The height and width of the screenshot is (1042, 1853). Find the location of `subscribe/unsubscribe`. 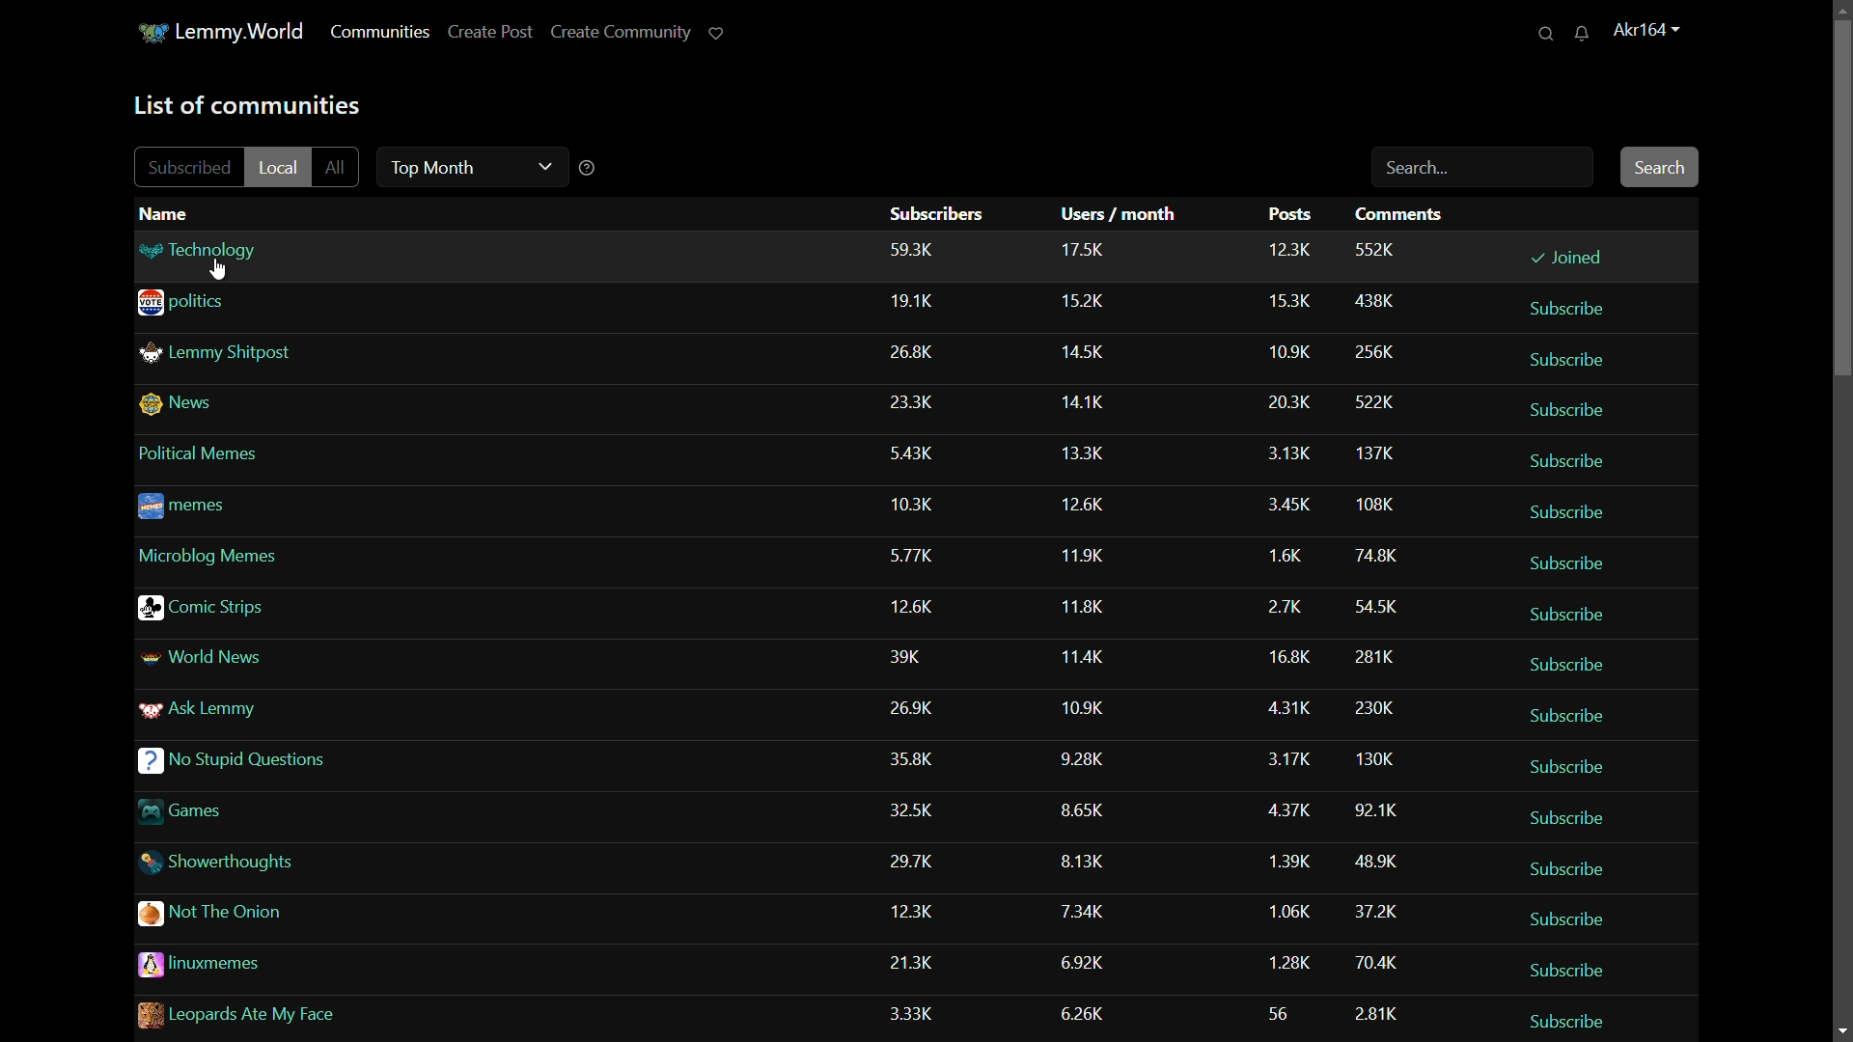

subscribe/unsubscribe is located at coordinates (1577, 406).